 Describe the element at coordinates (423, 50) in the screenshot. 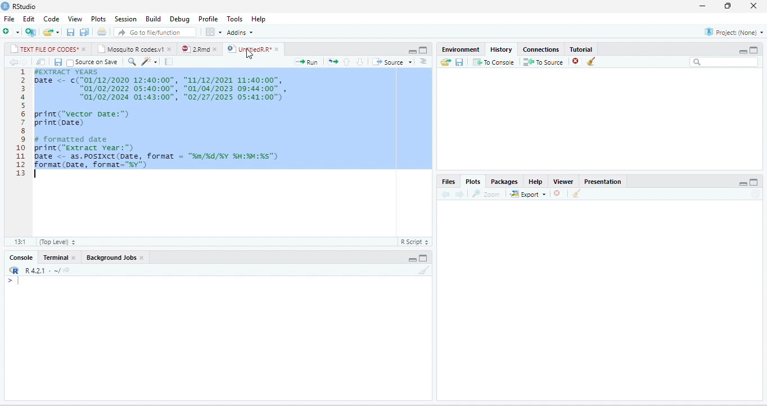

I see `maximize` at that location.